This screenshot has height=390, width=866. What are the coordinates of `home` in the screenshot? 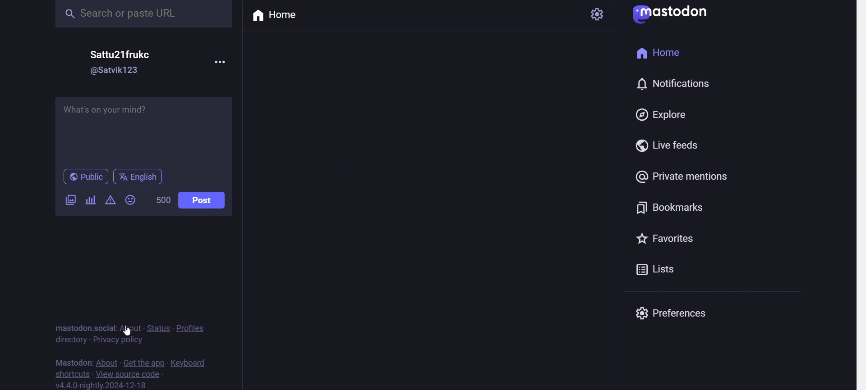 It's located at (661, 54).